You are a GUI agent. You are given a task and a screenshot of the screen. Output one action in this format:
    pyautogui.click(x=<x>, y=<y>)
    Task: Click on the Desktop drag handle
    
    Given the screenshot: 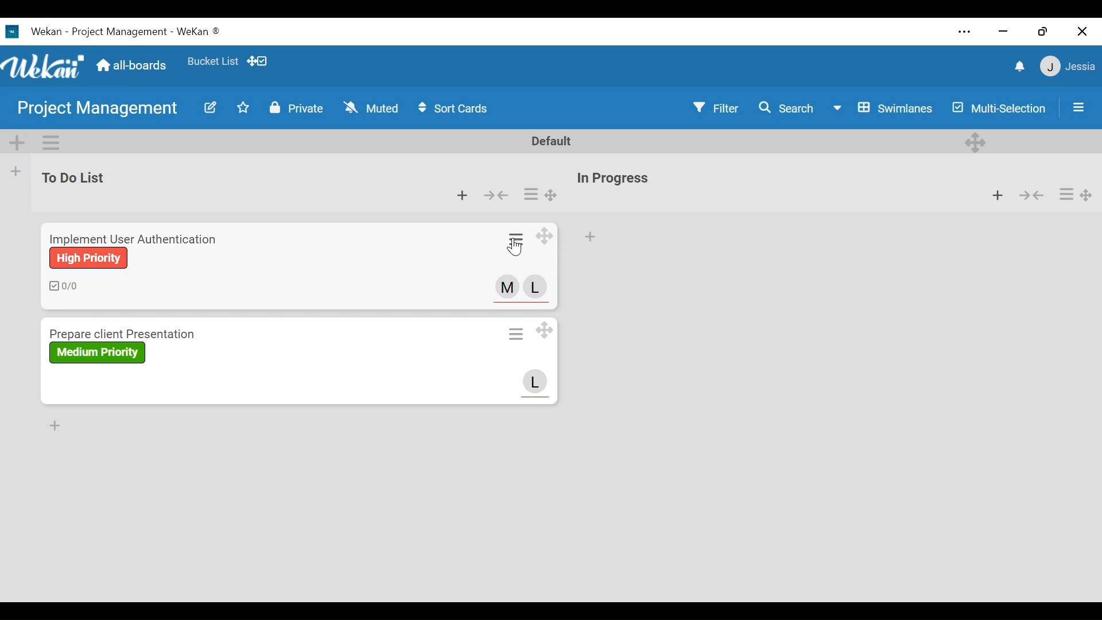 What is the action you would take?
    pyautogui.click(x=545, y=330)
    